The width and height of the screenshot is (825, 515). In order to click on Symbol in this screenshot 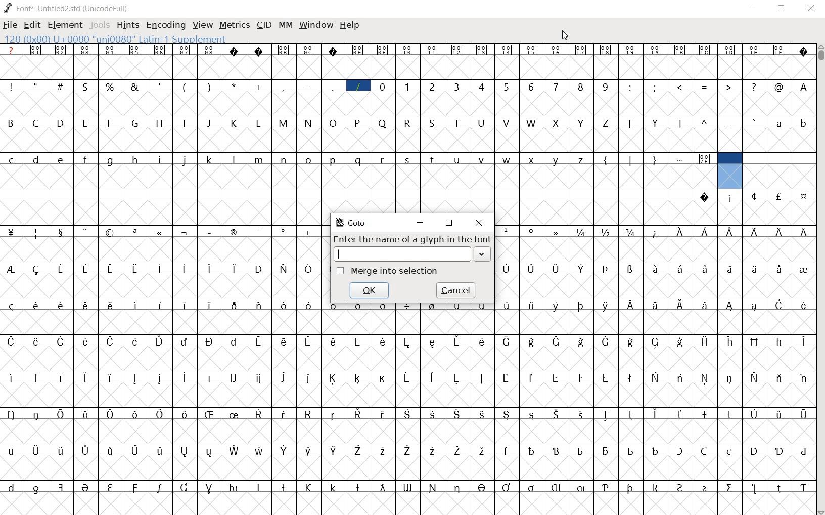, I will do `click(160, 232)`.